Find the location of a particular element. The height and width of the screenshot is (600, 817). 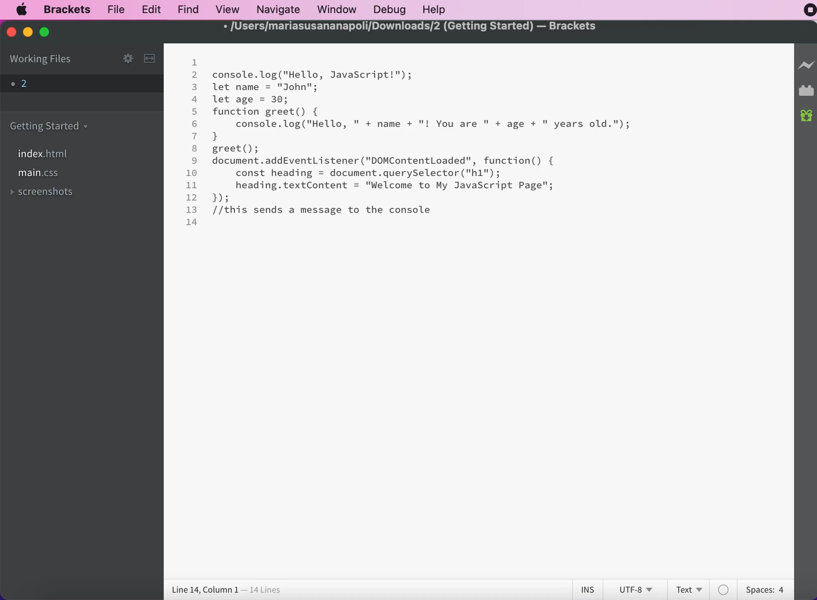

window is located at coordinates (336, 10).